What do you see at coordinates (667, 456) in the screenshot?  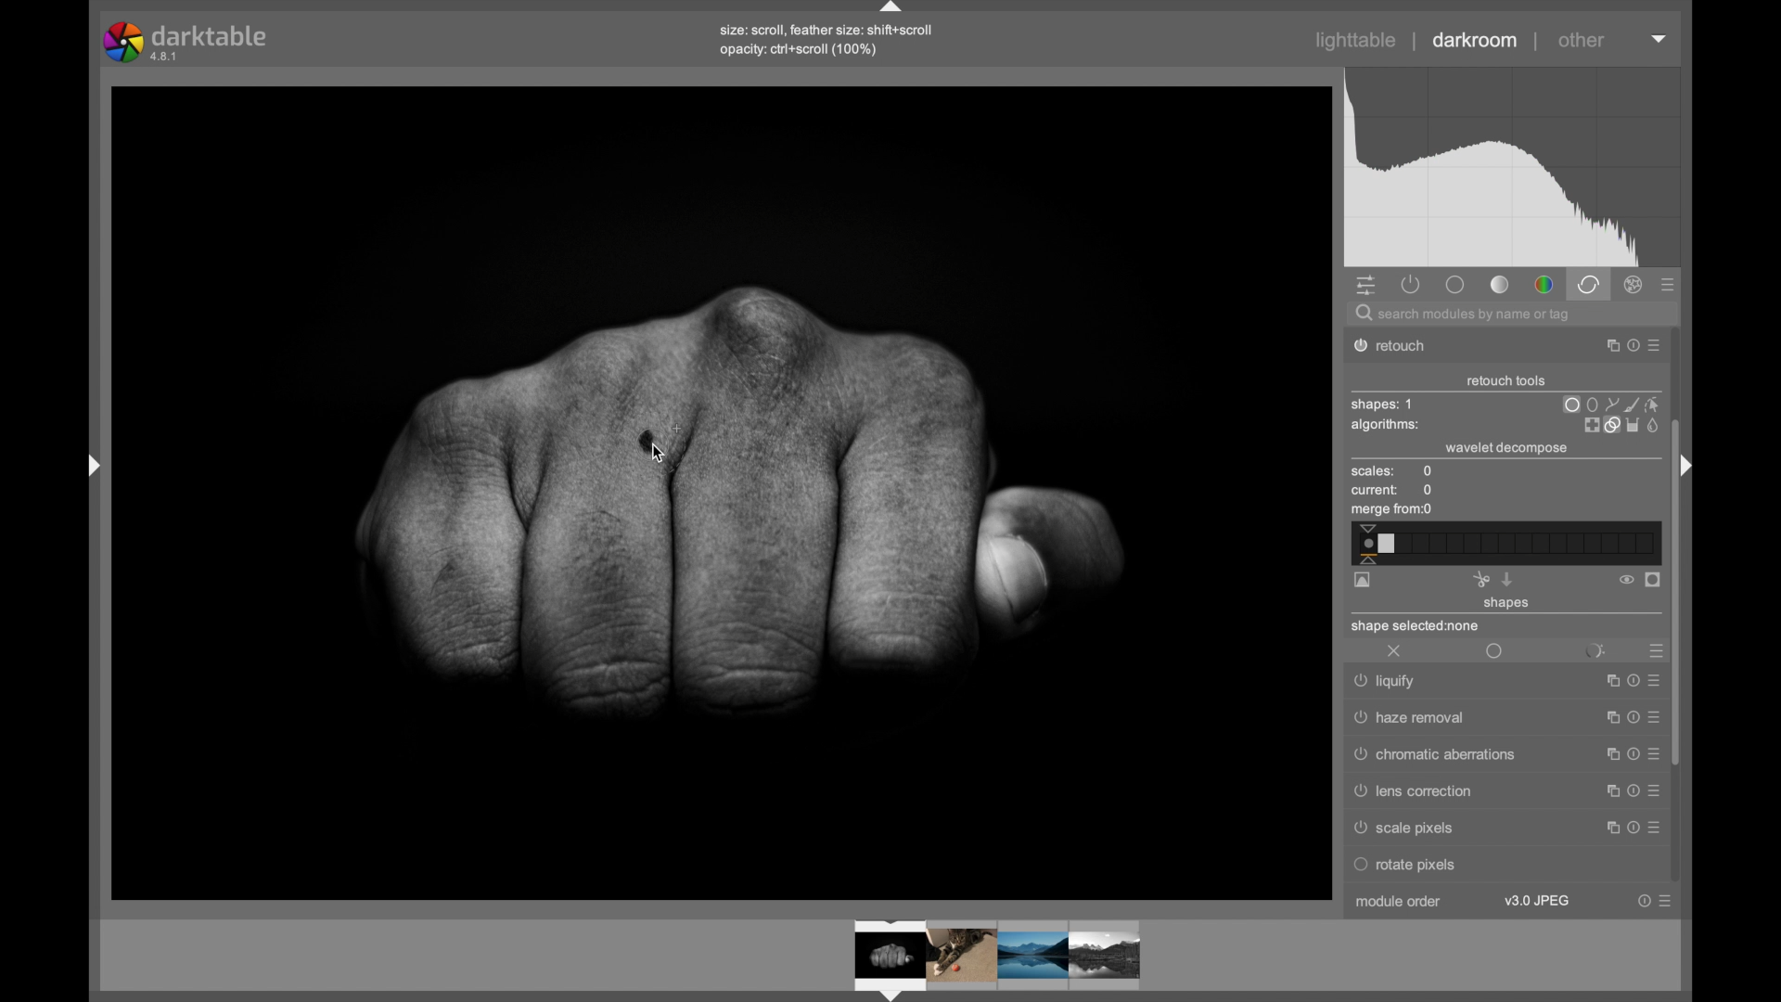 I see `cursor` at bounding box center [667, 456].